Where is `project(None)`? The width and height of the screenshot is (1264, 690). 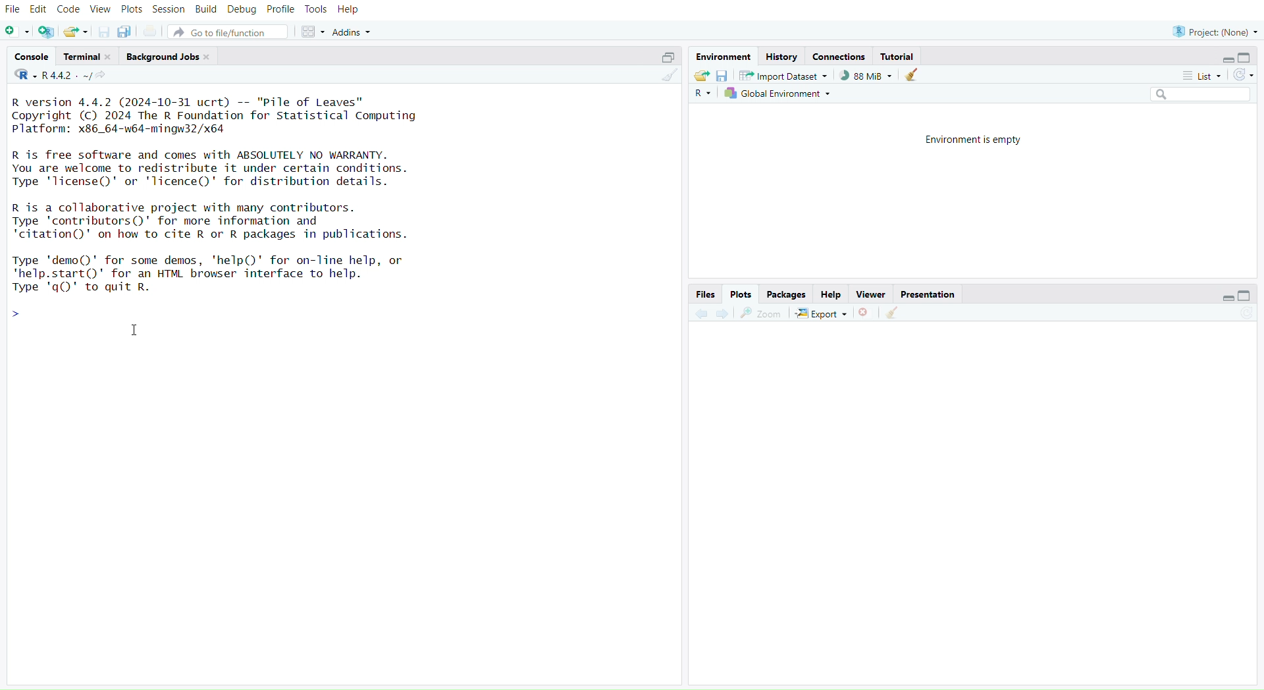 project(None) is located at coordinates (1213, 32).